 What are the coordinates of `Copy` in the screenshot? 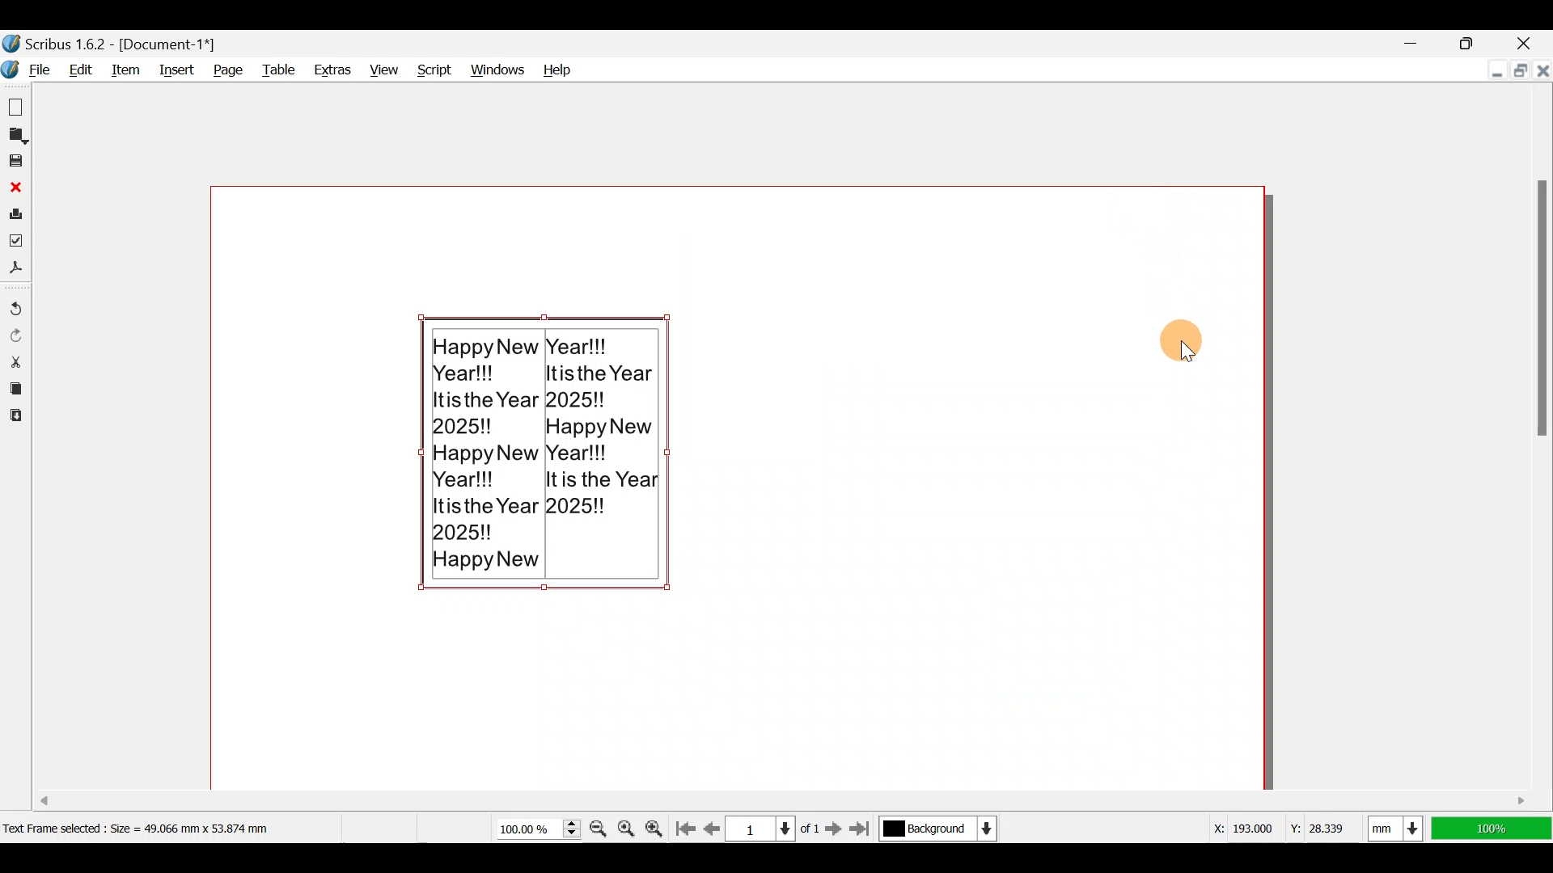 It's located at (15, 388).